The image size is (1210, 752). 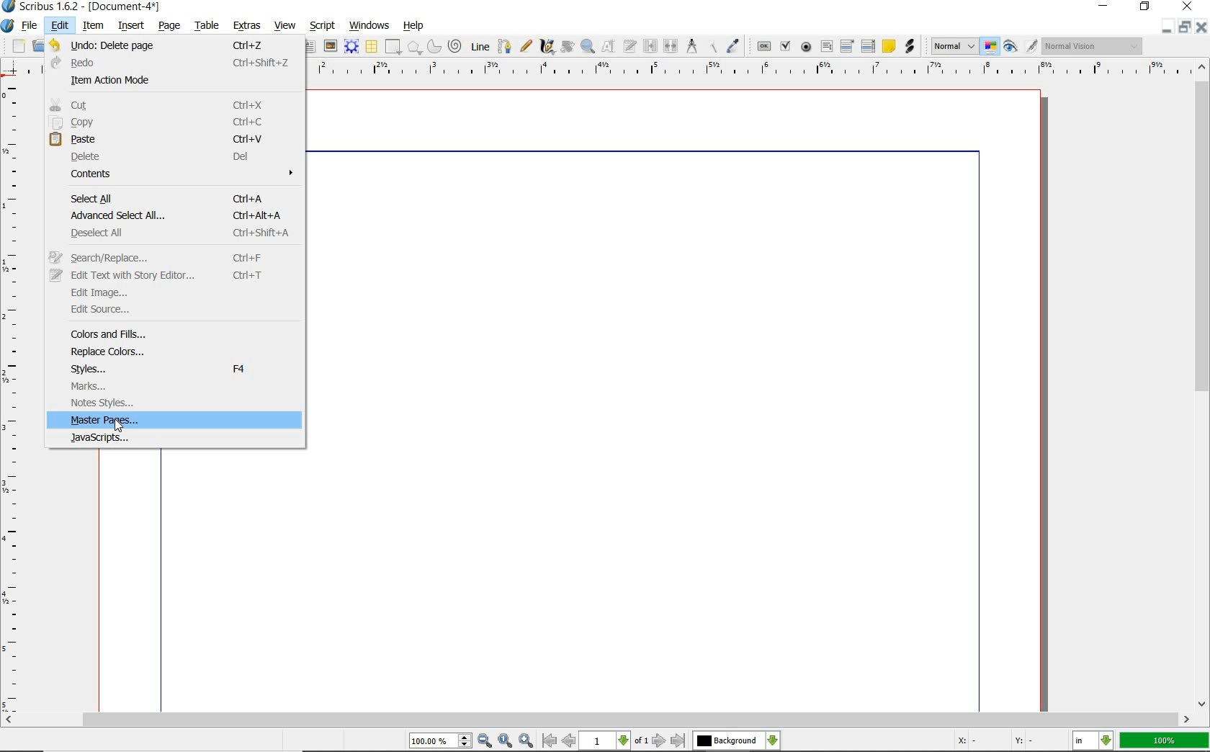 I want to click on zoom out, so click(x=485, y=741).